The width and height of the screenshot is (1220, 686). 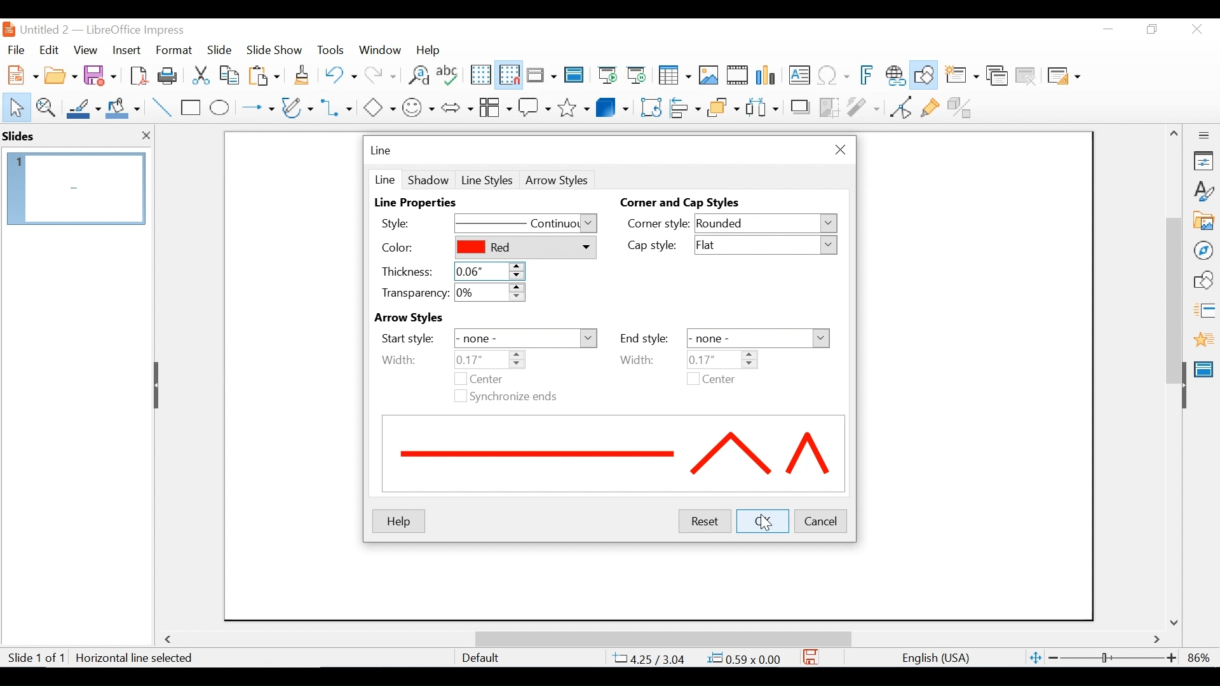 What do you see at coordinates (559, 180) in the screenshot?
I see `Arrow Style` at bounding box center [559, 180].